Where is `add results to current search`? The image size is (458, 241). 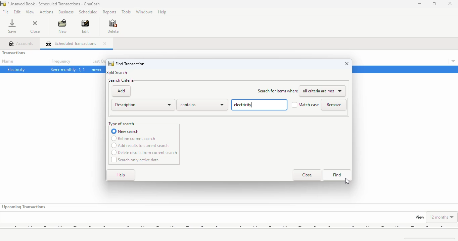 add results to current search is located at coordinates (140, 146).